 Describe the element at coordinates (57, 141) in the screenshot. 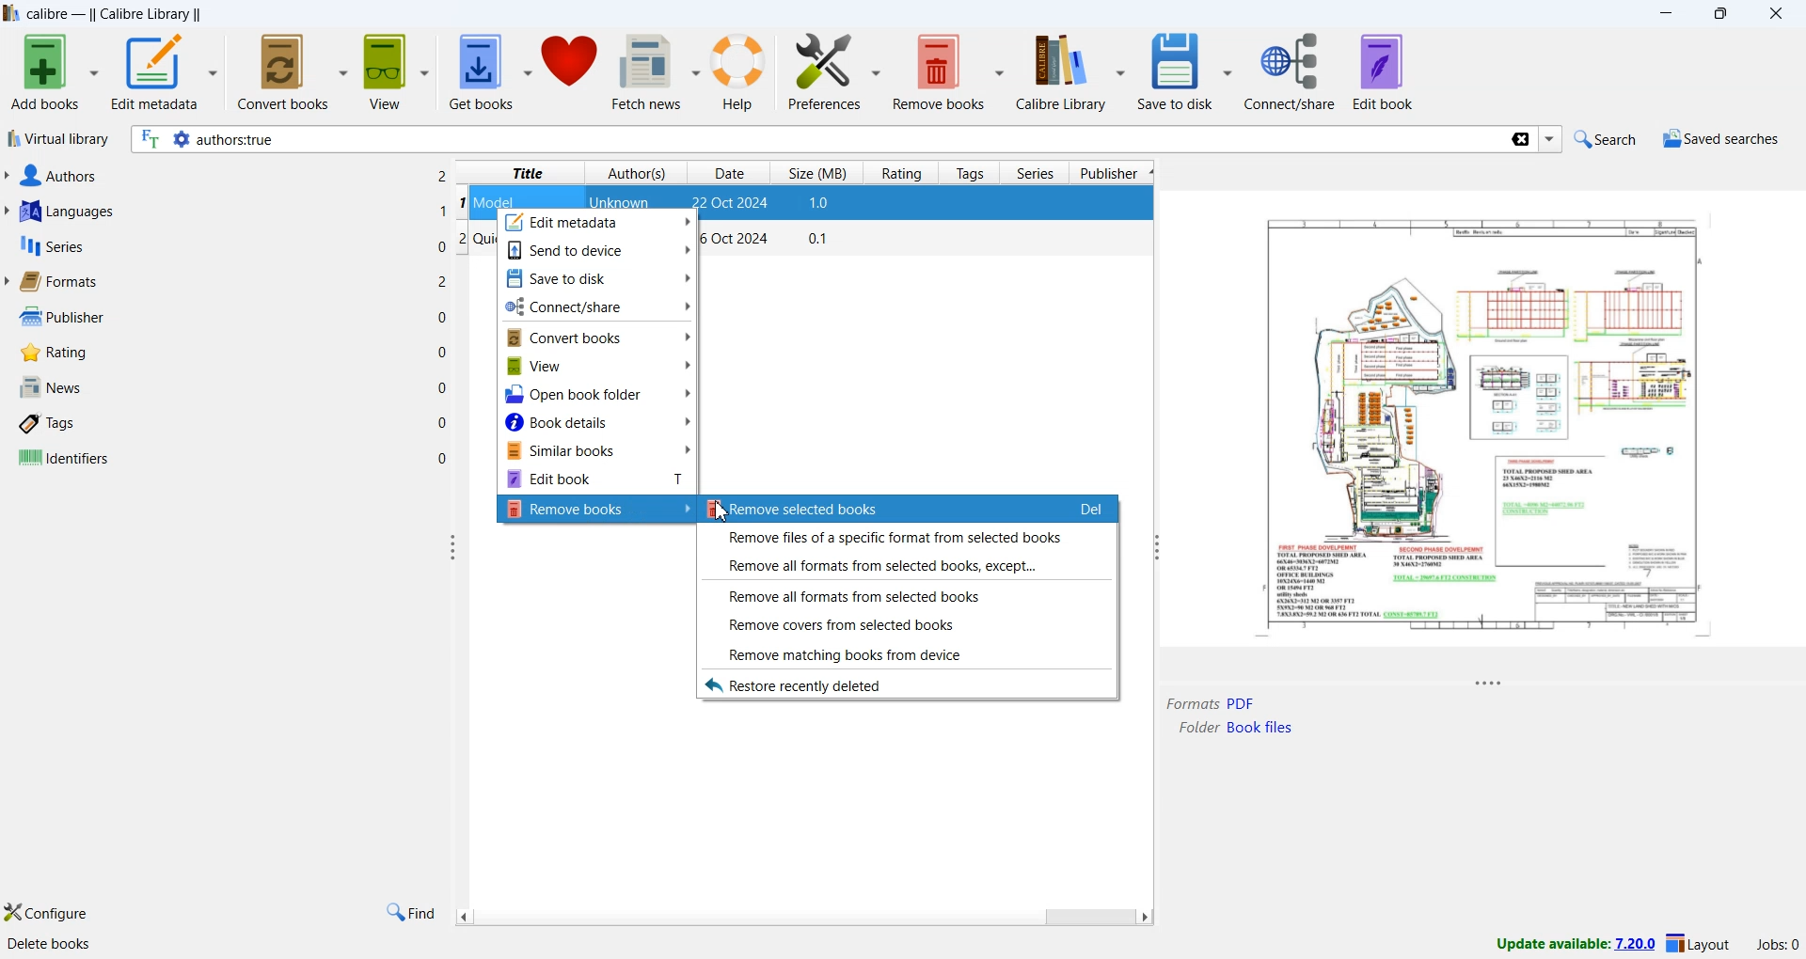

I see `virtual library` at that location.